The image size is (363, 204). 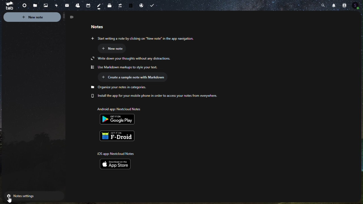 What do you see at coordinates (358, 5) in the screenshot?
I see `Profile` at bounding box center [358, 5].